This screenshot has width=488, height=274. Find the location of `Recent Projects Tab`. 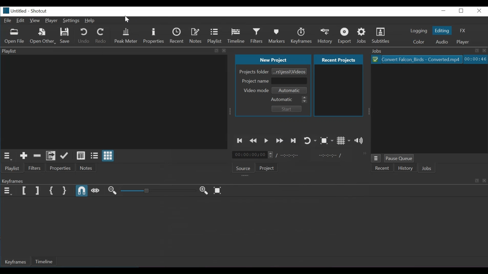

Recent Projects Tab is located at coordinates (338, 59).